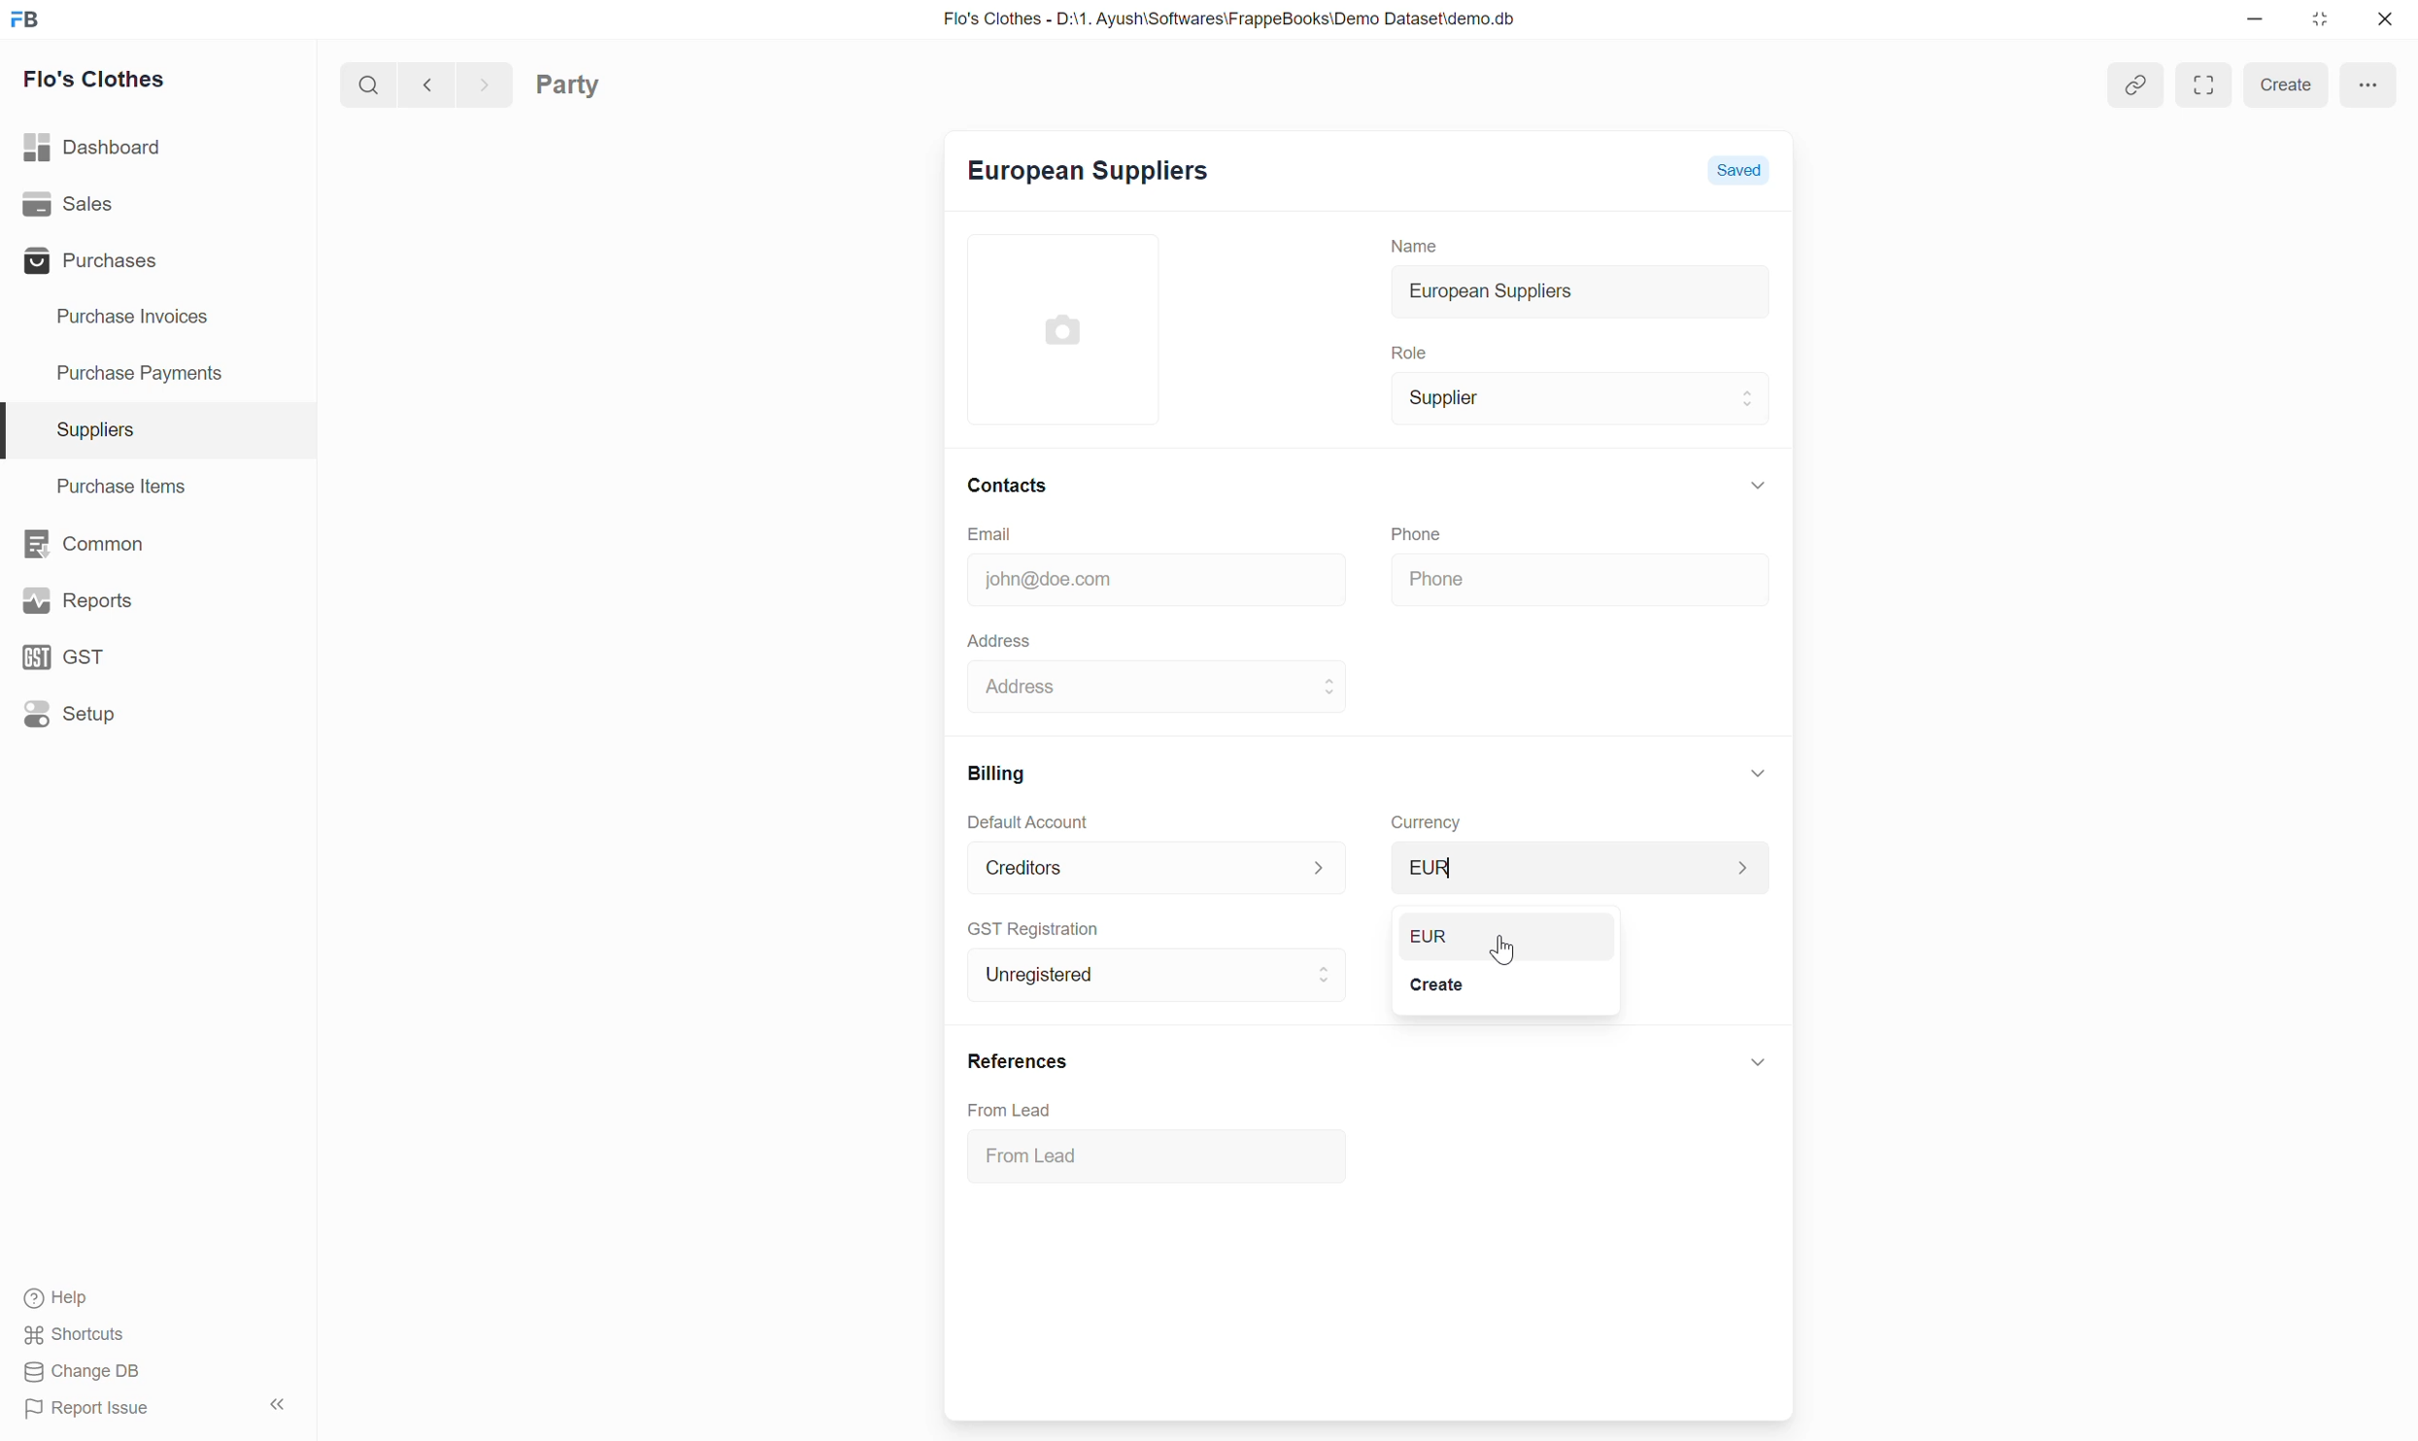 The height and width of the screenshot is (1441, 2418). Describe the element at coordinates (1043, 1153) in the screenshot. I see `From Lead` at that location.